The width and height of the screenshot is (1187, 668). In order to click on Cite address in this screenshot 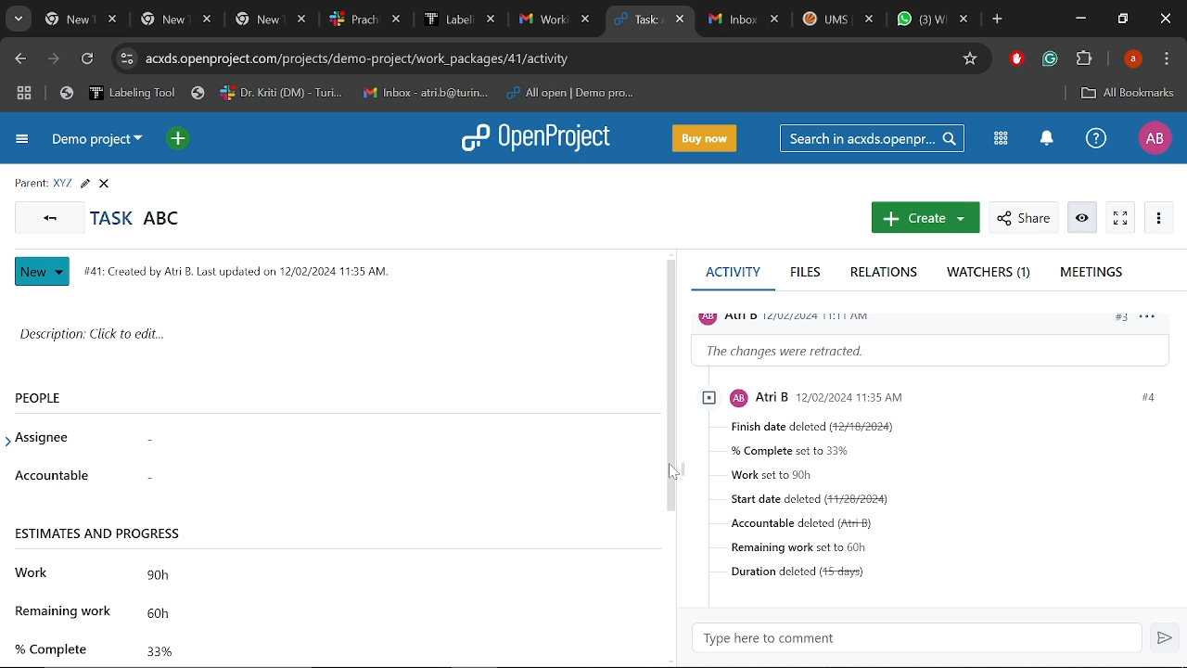, I will do `click(369, 59)`.